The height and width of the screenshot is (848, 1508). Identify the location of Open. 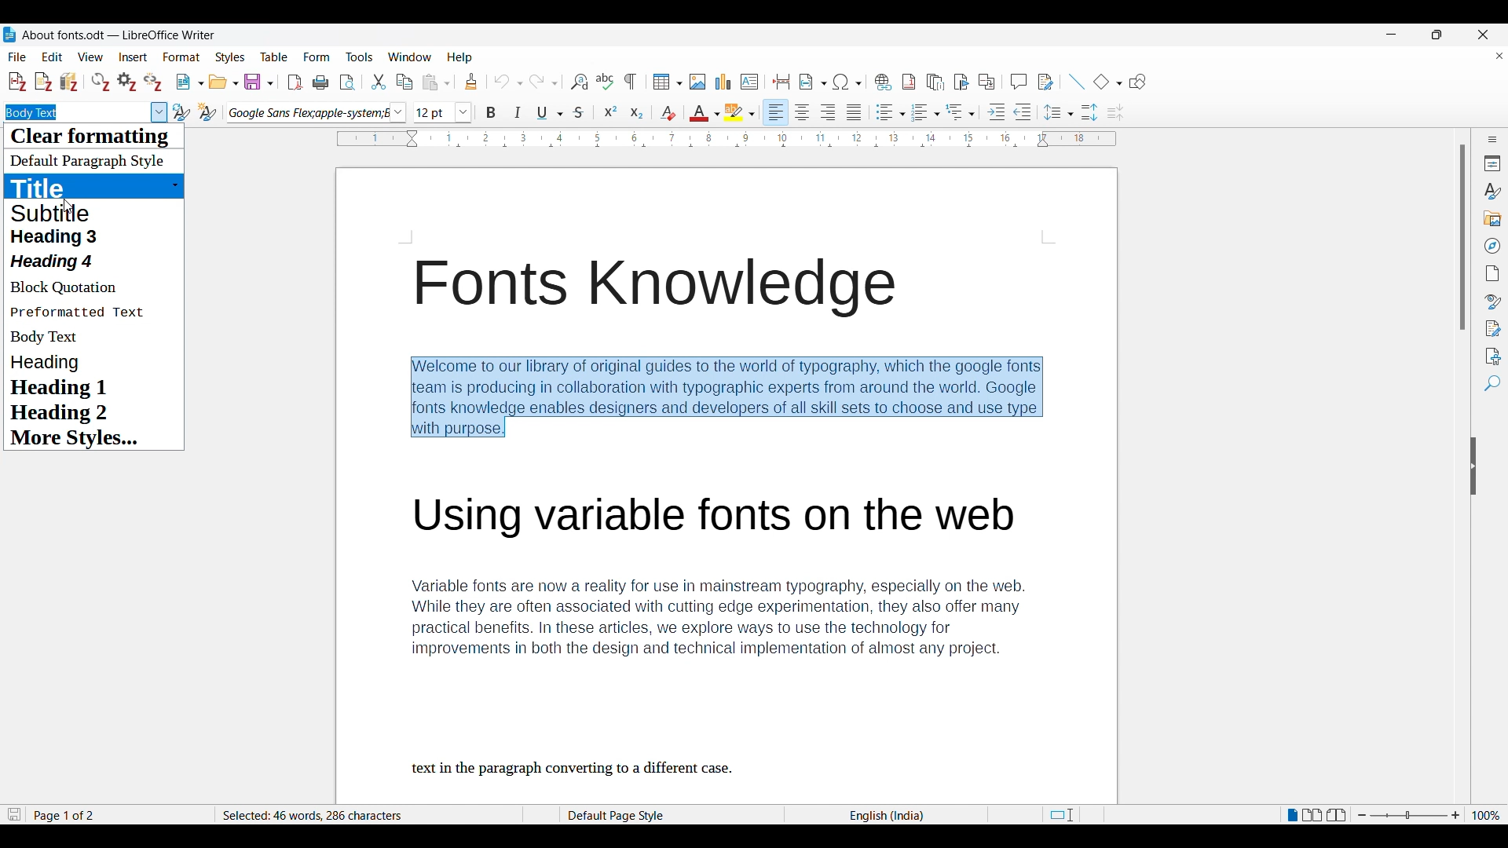
(224, 82).